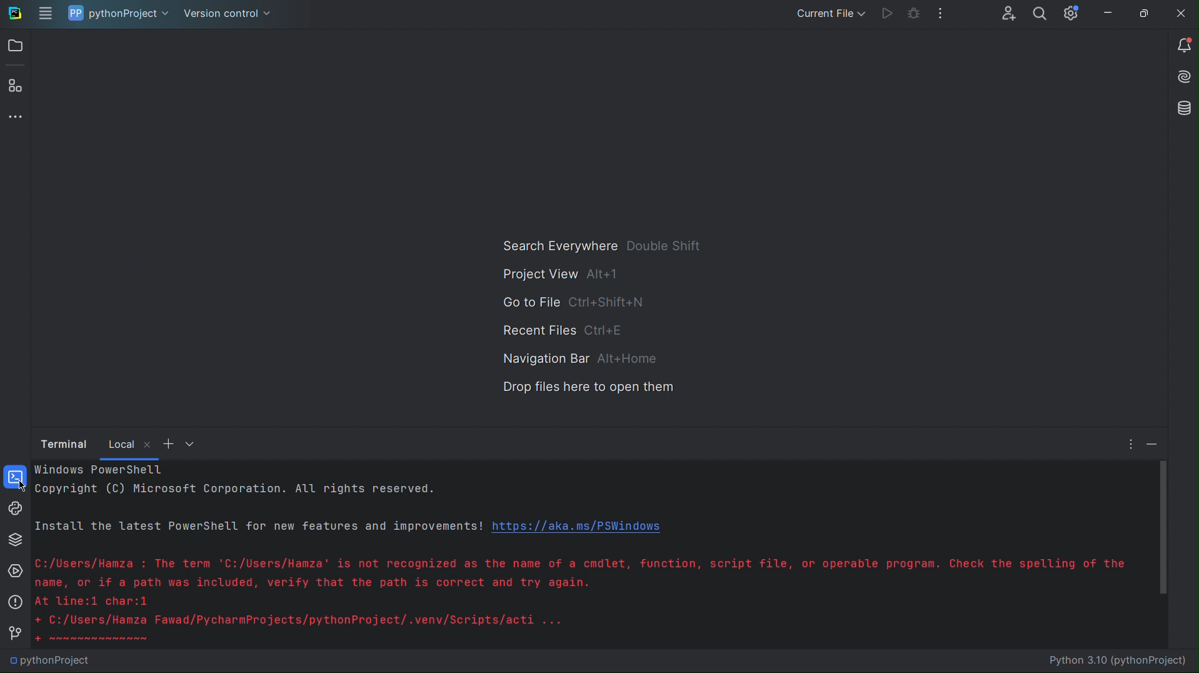 The image size is (1199, 673). Describe the element at coordinates (62, 444) in the screenshot. I see `Terminal` at that location.